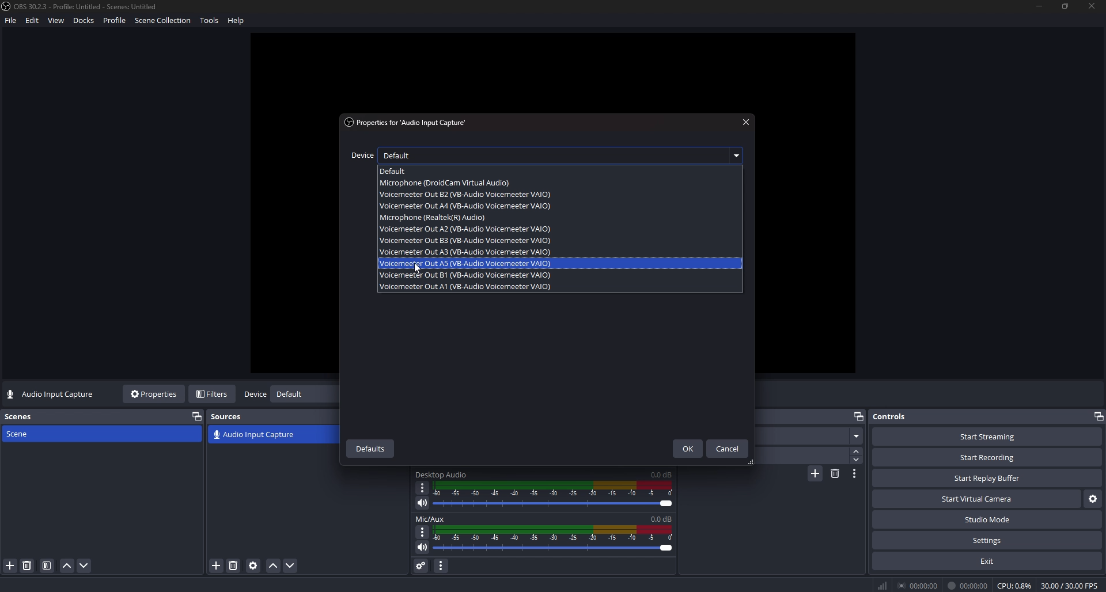  Describe the element at coordinates (556, 539) in the screenshot. I see `audio mixer` at that location.